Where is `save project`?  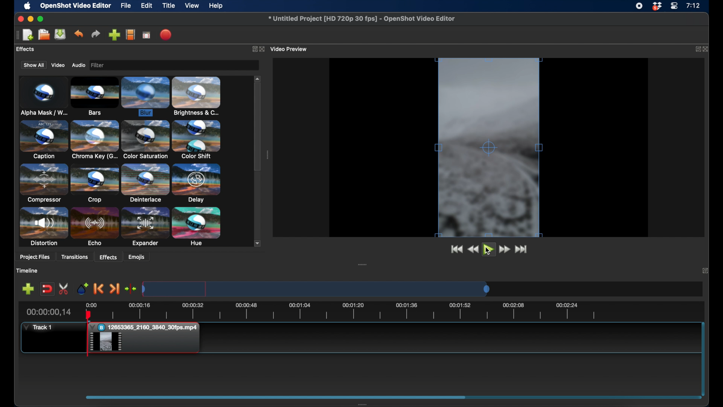
save project is located at coordinates (60, 34).